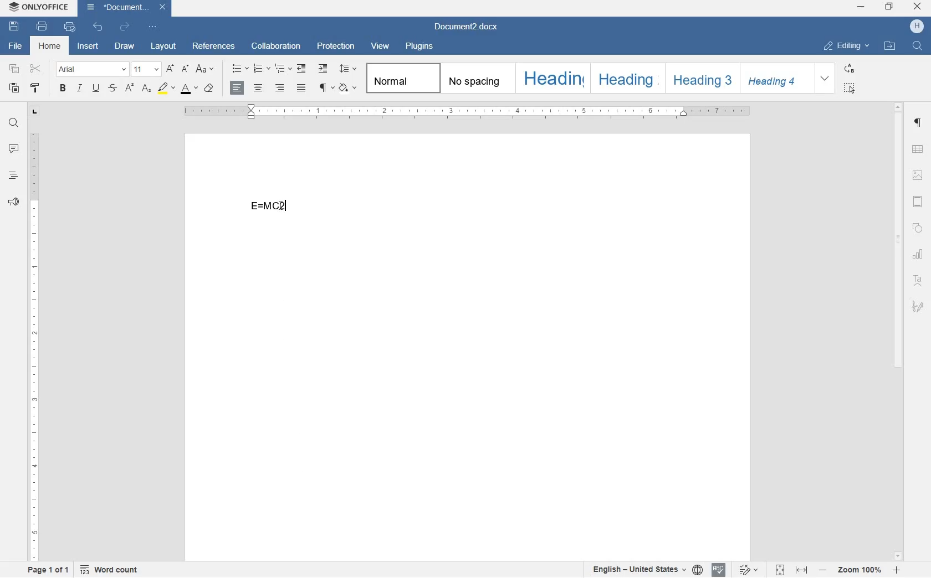  I want to click on cut, so click(37, 68).